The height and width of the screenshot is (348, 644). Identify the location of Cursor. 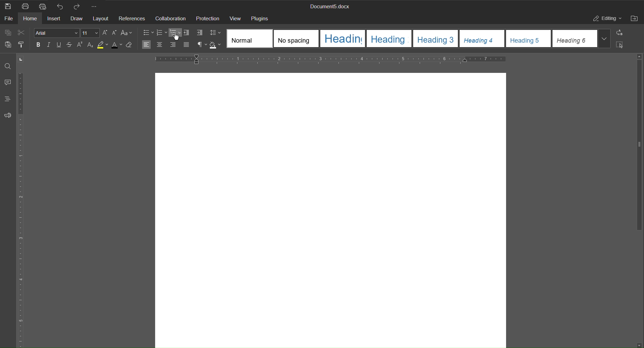
(176, 36).